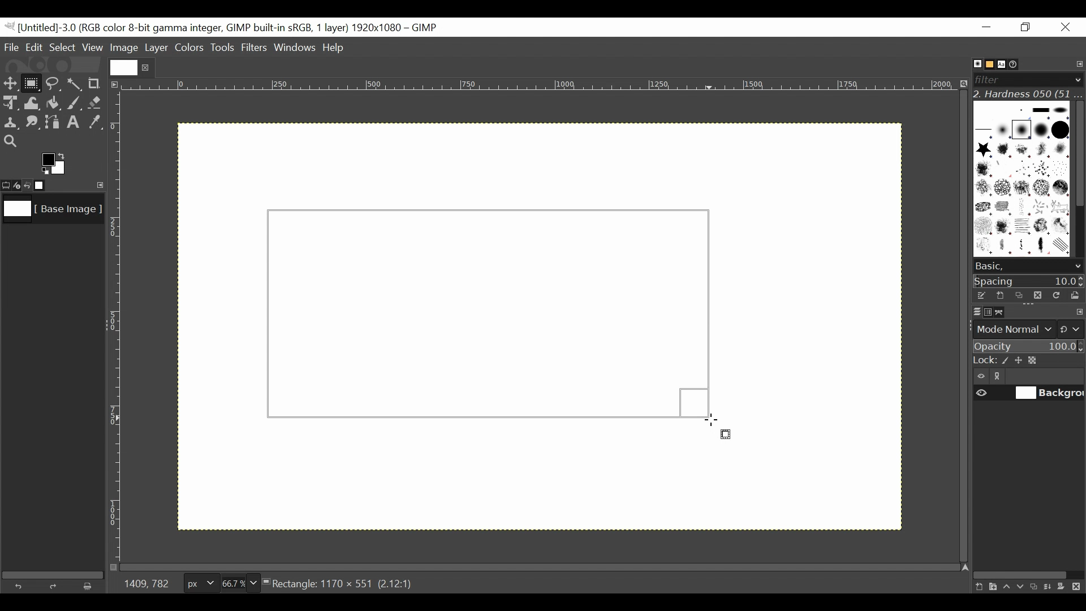 The height and width of the screenshot is (611, 1086). I want to click on Text tool, so click(75, 123).